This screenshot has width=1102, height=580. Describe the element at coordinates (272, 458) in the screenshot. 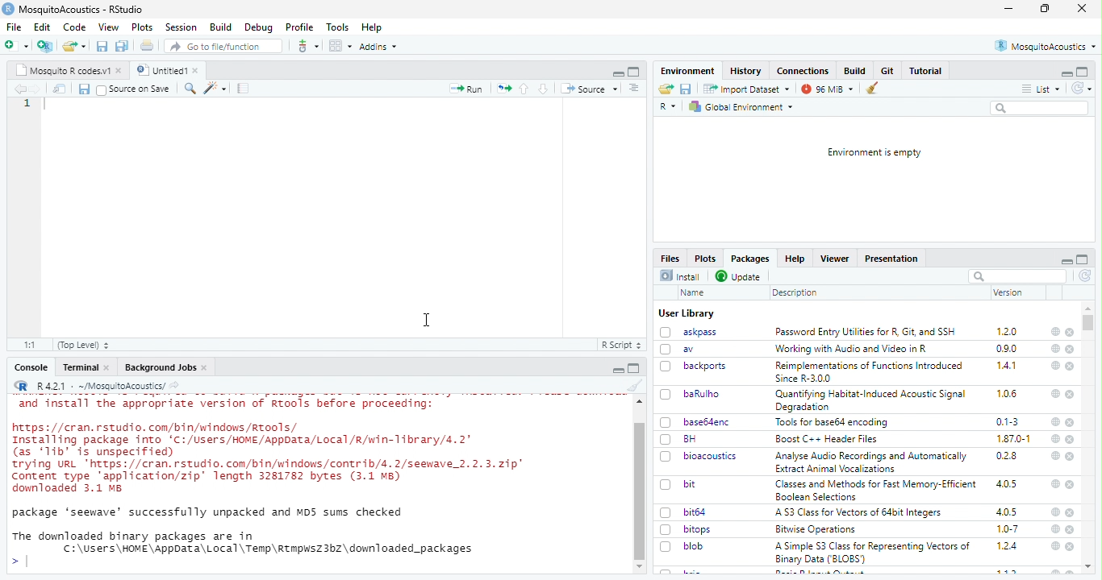

I see `https: //cran.rstudio. com/bin/windows/Rtools/ Installing package into 'C:/Users/HOME/appData/Local /R/win-ibrary/4.2"(as ‘1ib’ is unspecified) trying URL "https: //cran.rstudio. con/bin/windows/contrib/4.2/seewave_2.2.3.2ip "Content type 'application/zip’ length 3281782 bytes (3.1 M8)downloaded 3.1 MB` at that location.